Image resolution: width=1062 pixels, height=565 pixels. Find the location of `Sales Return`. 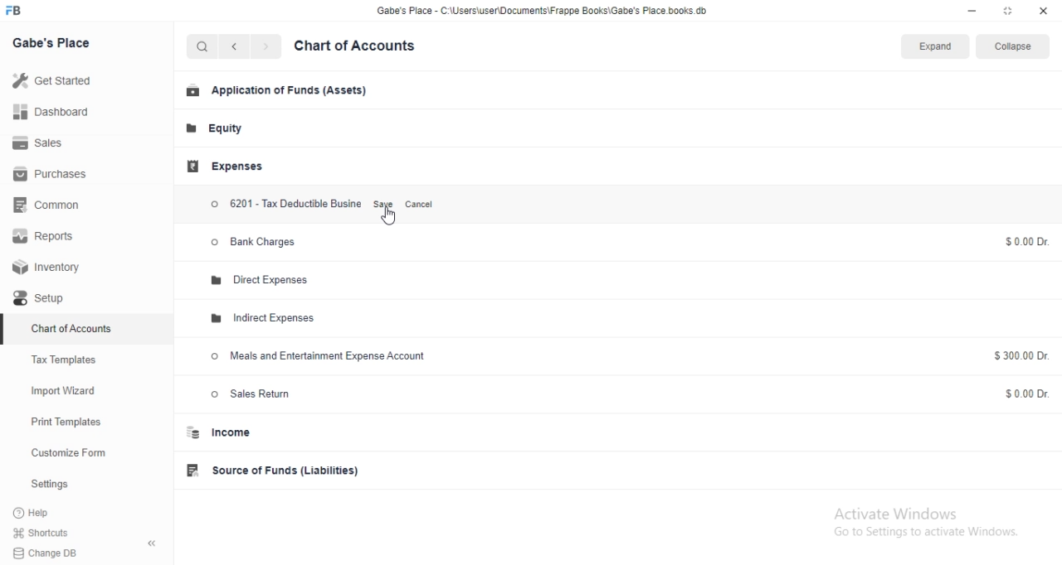

Sales Return is located at coordinates (252, 394).